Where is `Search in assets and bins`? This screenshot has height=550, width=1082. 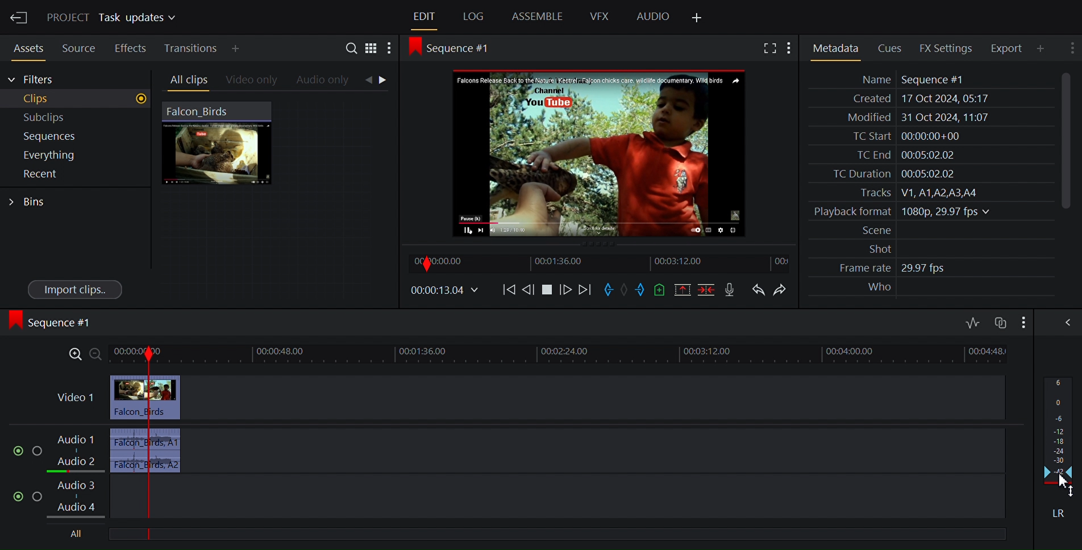
Search in assets and bins is located at coordinates (351, 47).